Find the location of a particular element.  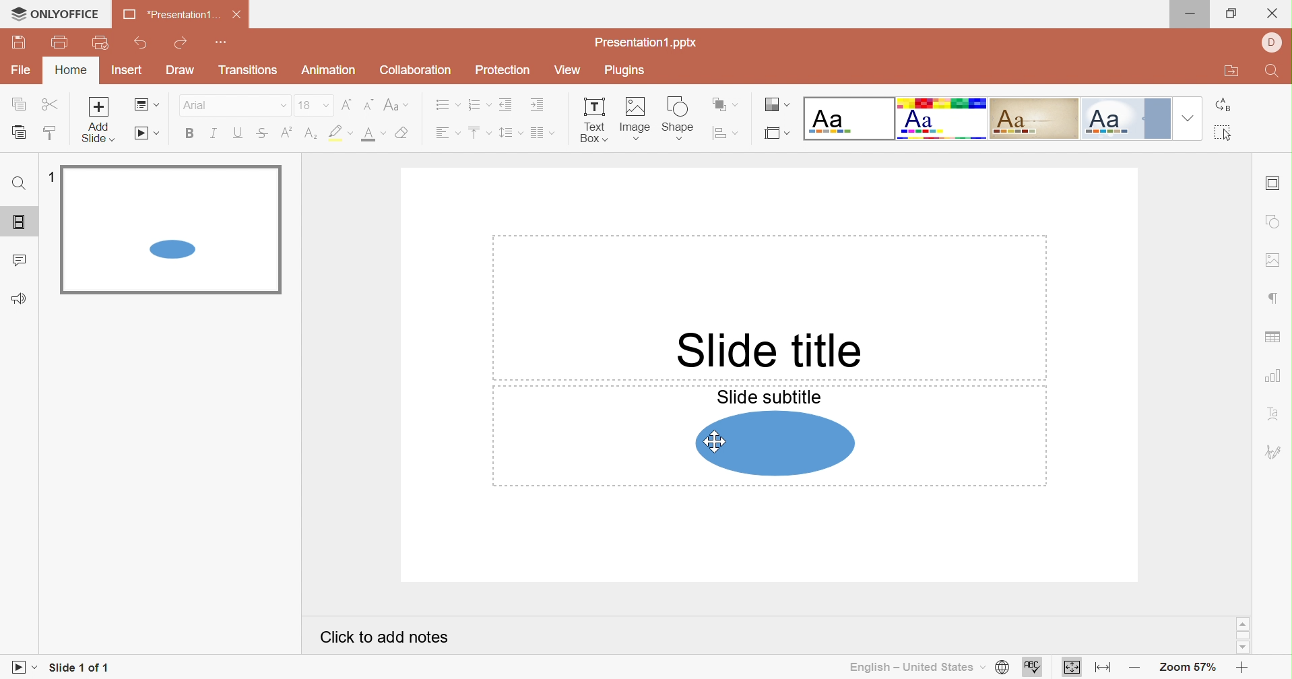

Cut is located at coordinates (50, 103).